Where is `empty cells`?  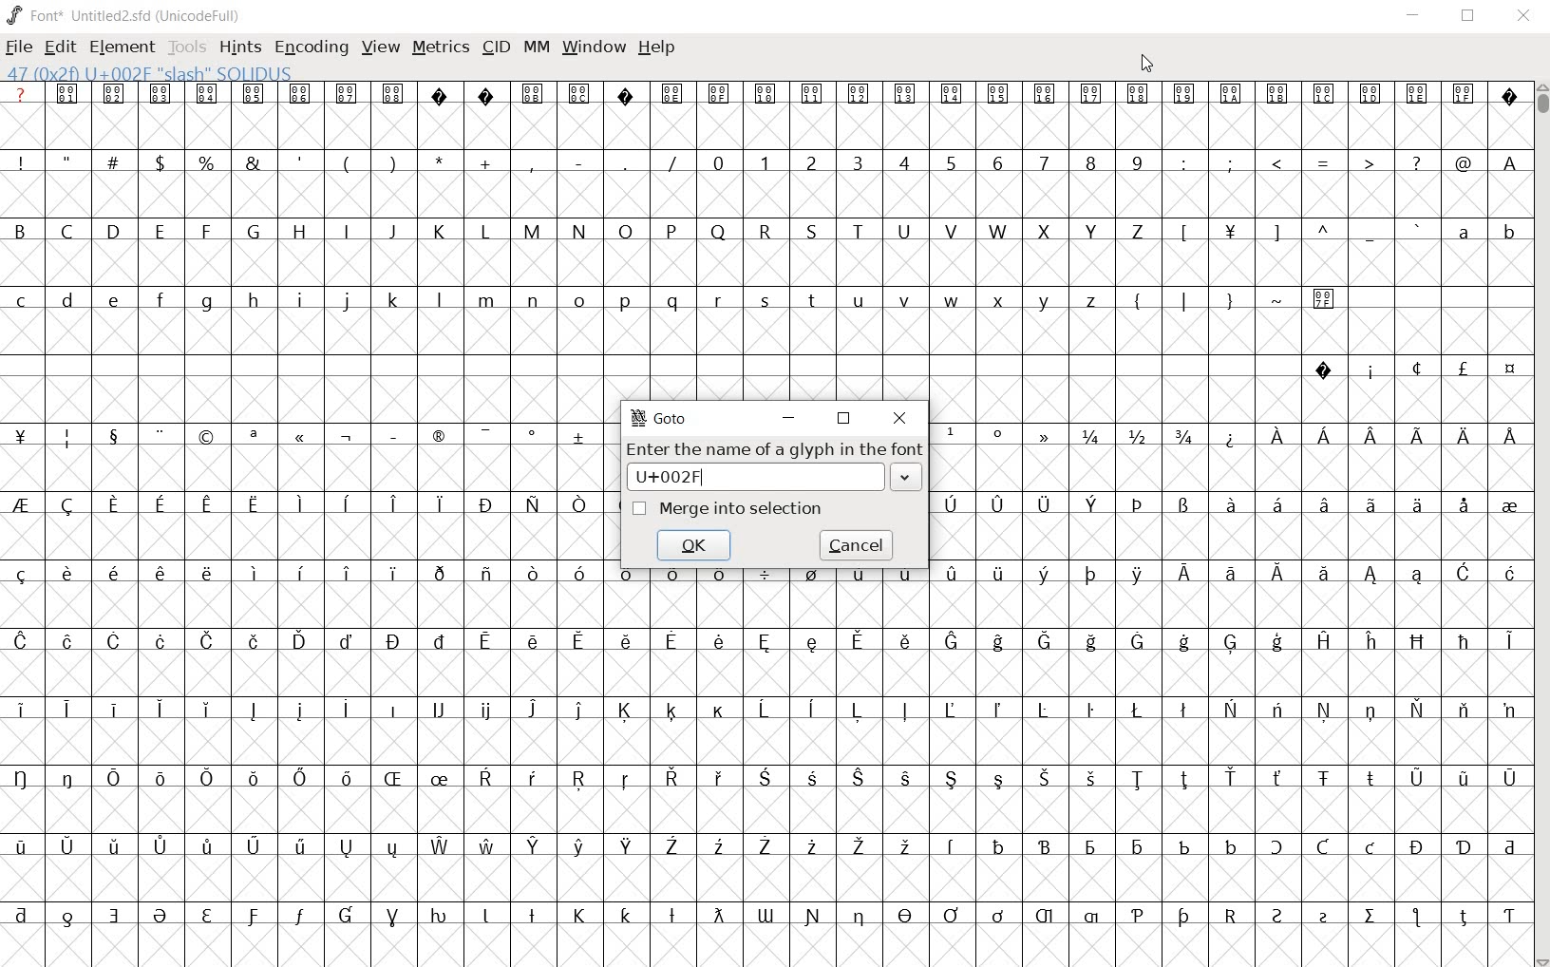
empty cells is located at coordinates (308, 397).